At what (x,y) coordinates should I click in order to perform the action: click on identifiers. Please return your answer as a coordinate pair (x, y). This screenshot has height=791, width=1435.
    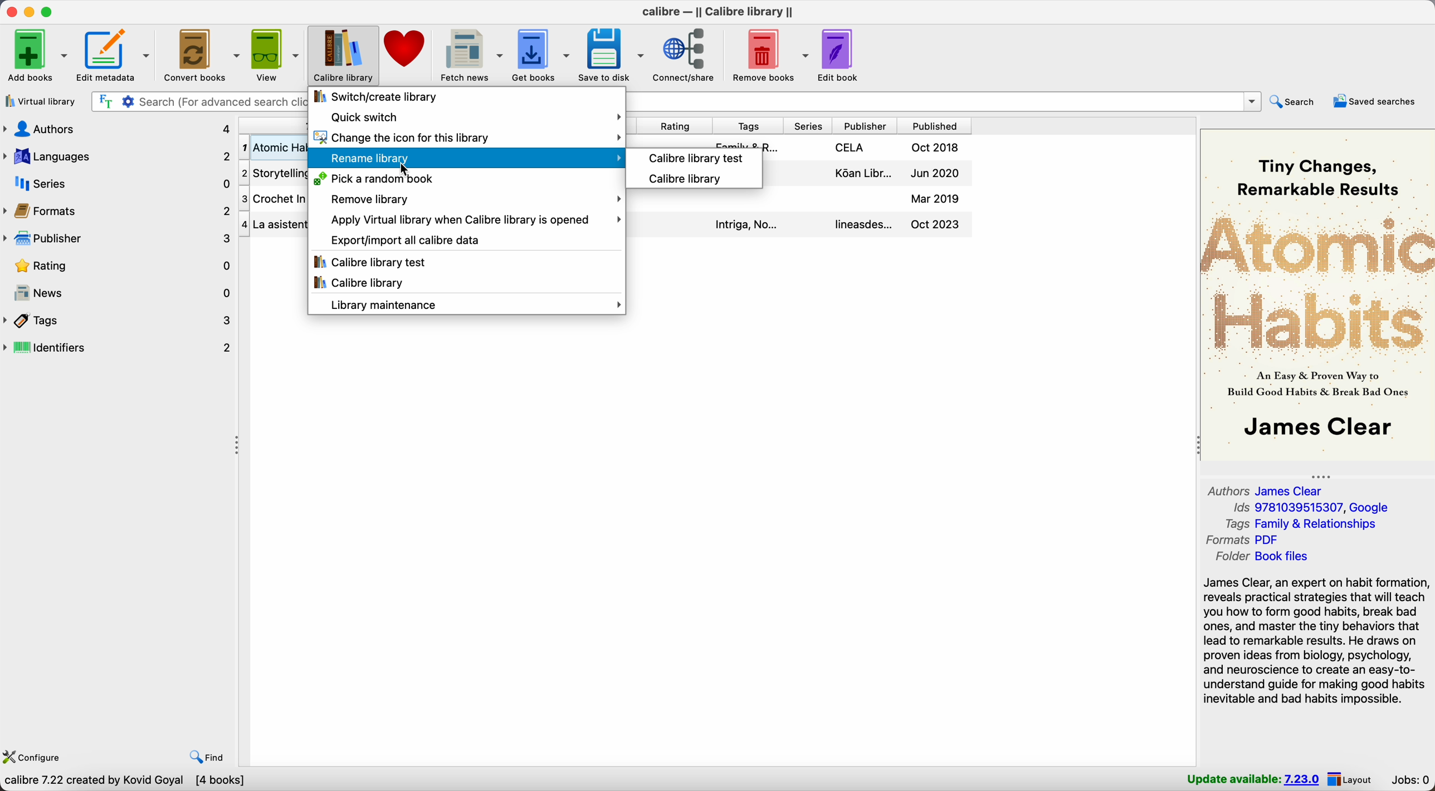
    Looking at the image, I should click on (119, 349).